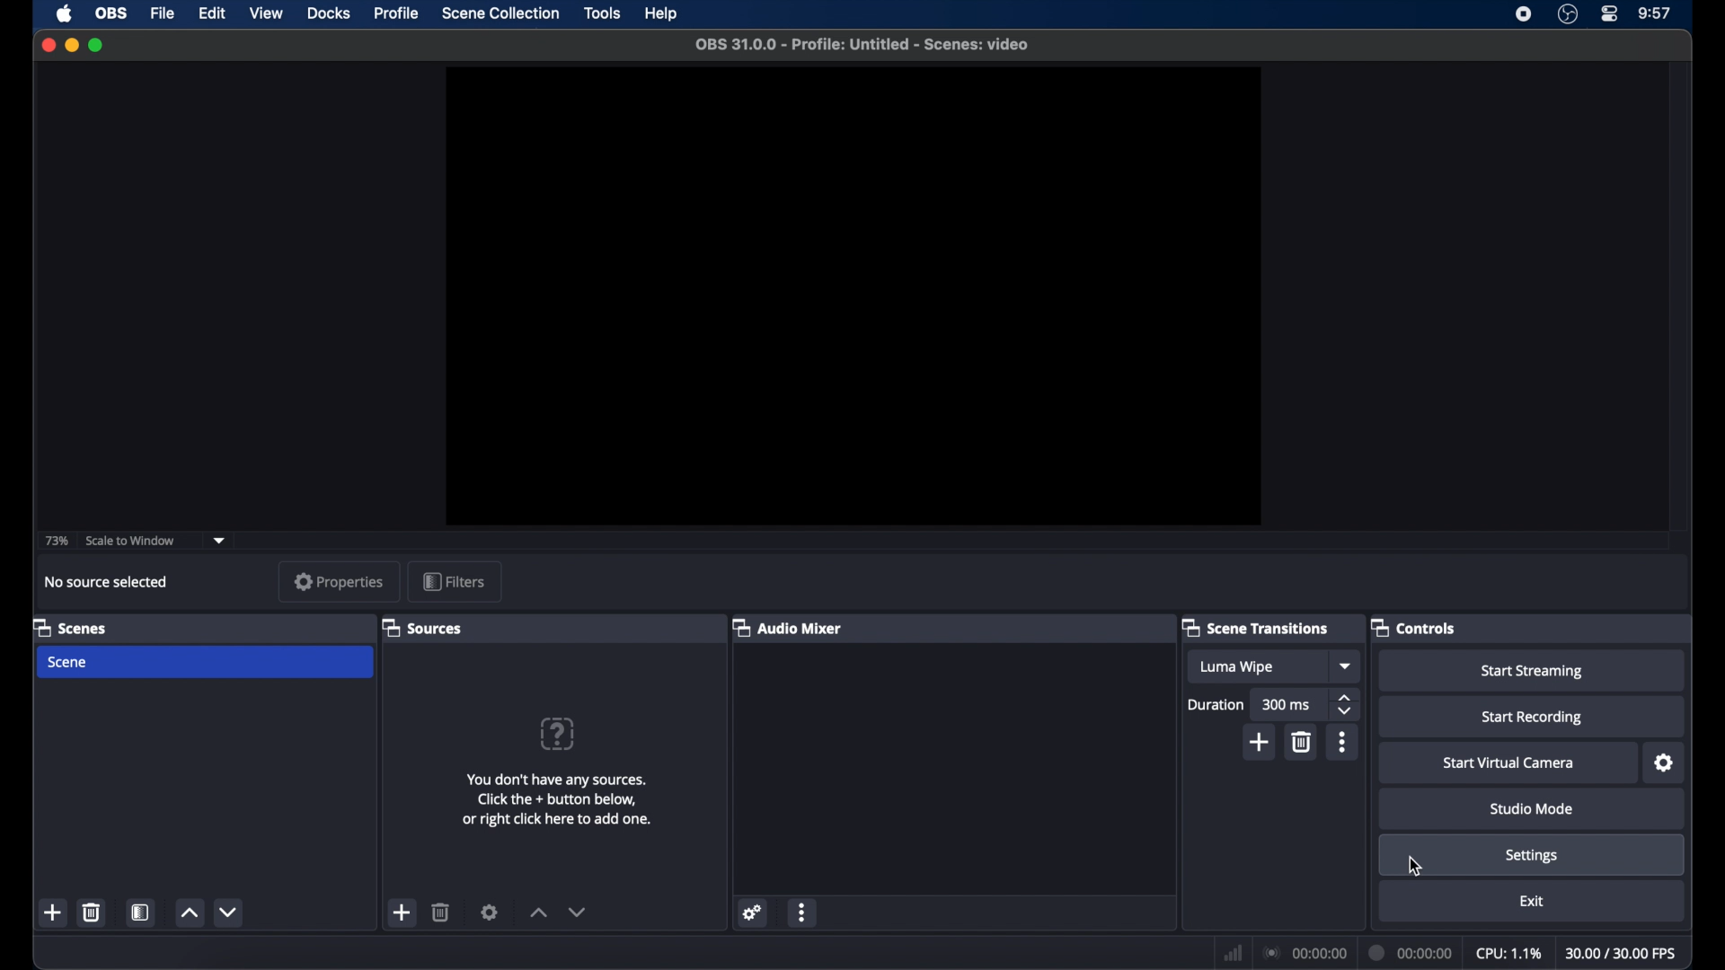  I want to click on scene filters, so click(141, 912).